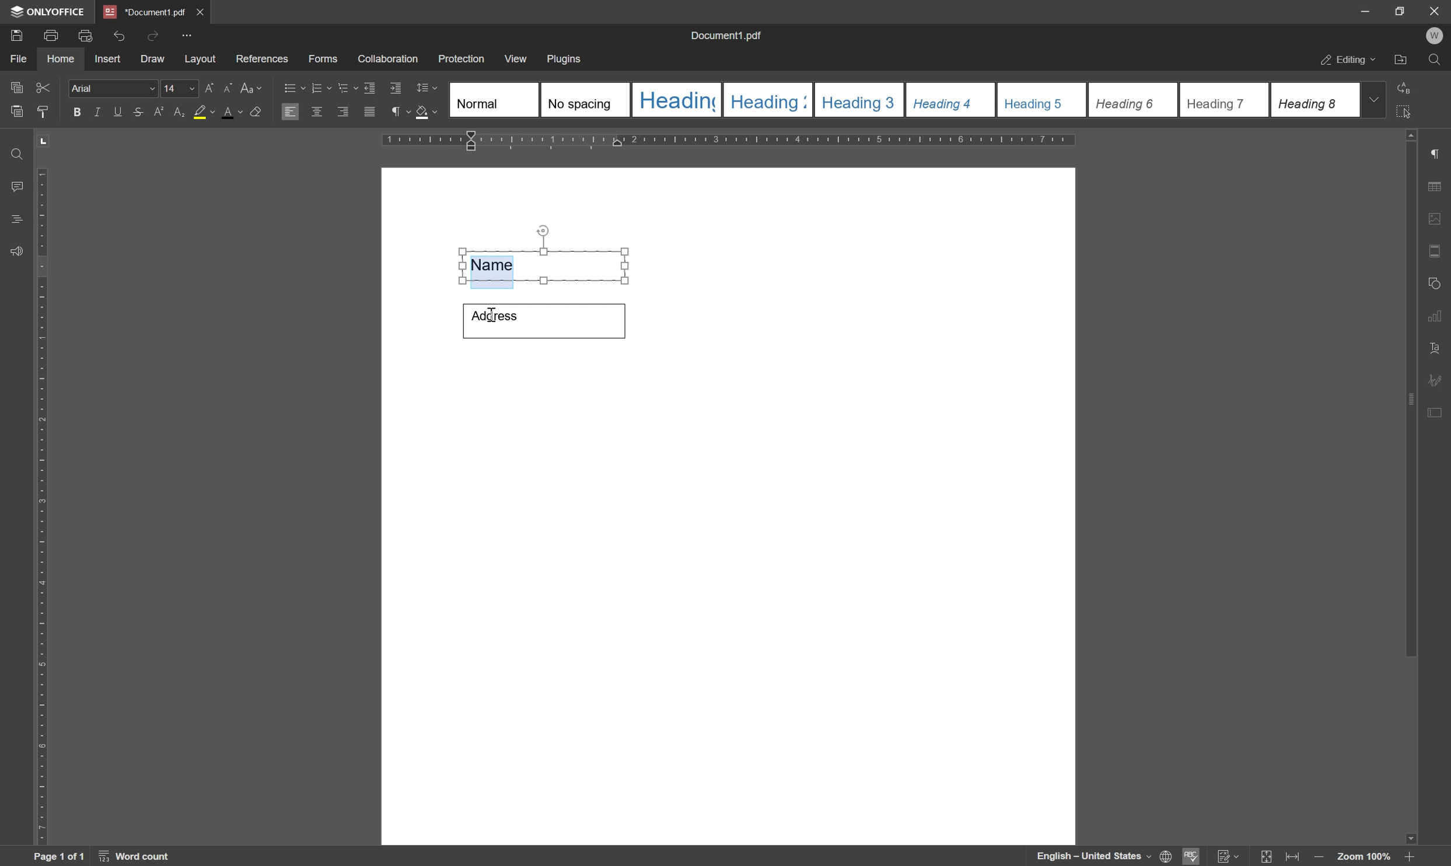 This screenshot has width=1451, height=866. What do you see at coordinates (426, 88) in the screenshot?
I see `line spacing` at bounding box center [426, 88].